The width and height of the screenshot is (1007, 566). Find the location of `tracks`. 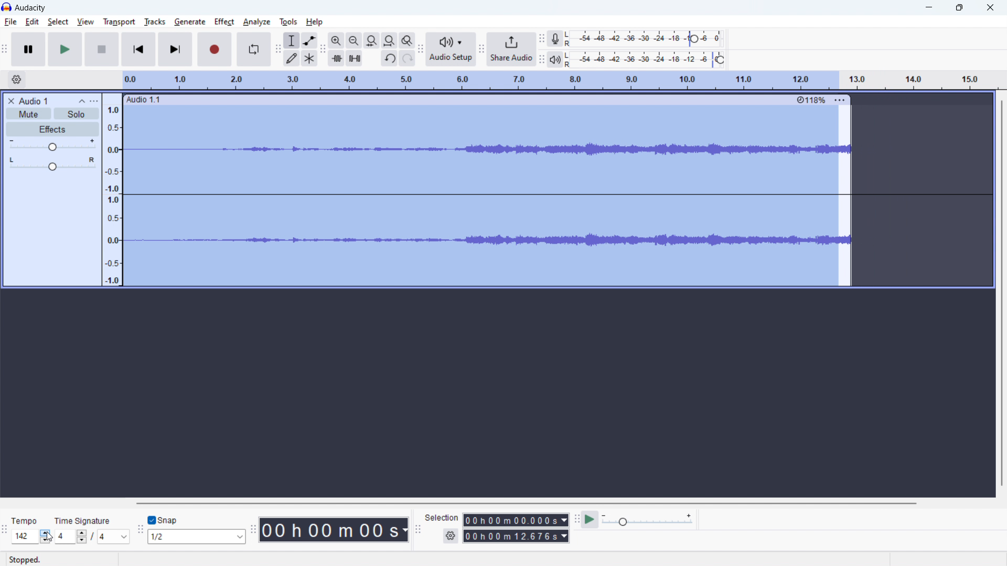

tracks is located at coordinates (154, 22).